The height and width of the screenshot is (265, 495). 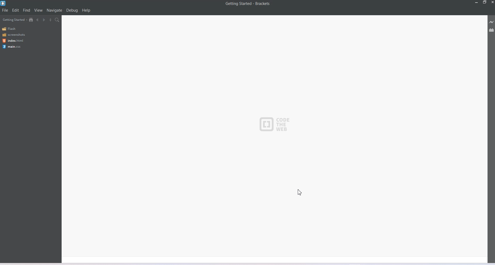 What do you see at coordinates (491, 22) in the screenshot?
I see `Live Preview` at bounding box center [491, 22].